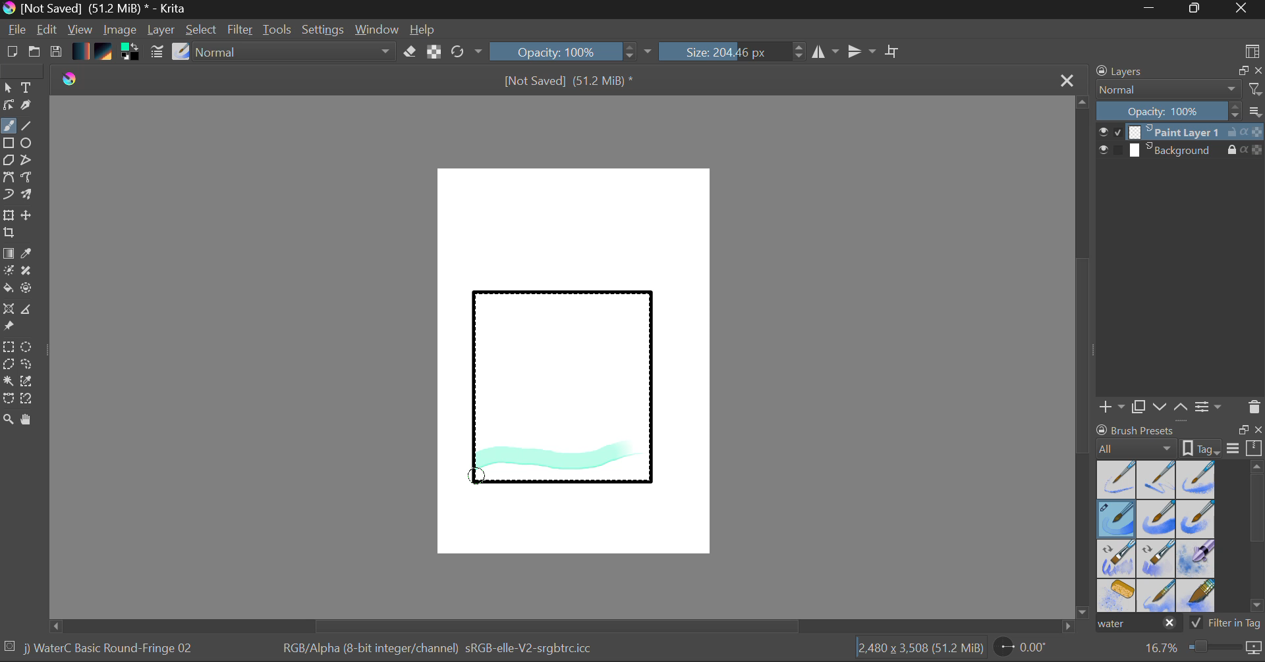 This screenshot has width=1265, height=662. I want to click on Scroll Bar, so click(1083, 359).